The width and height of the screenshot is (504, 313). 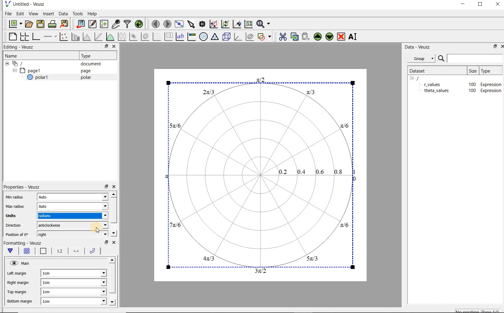 What do you see at coordinates (181, 36) in the screenshot?
I see `text label` at bounding box center [181, 36].